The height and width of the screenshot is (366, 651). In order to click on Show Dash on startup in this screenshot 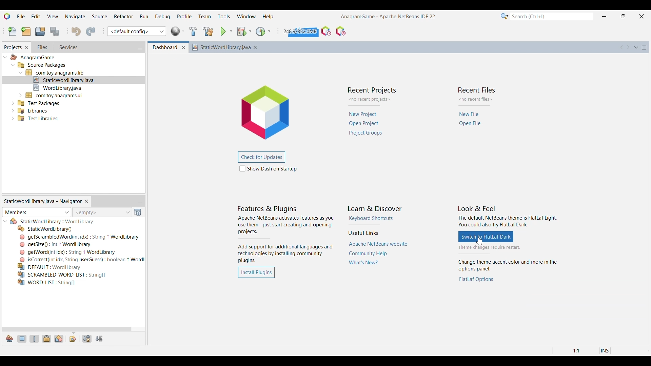, I will do `click(268, 168)`.